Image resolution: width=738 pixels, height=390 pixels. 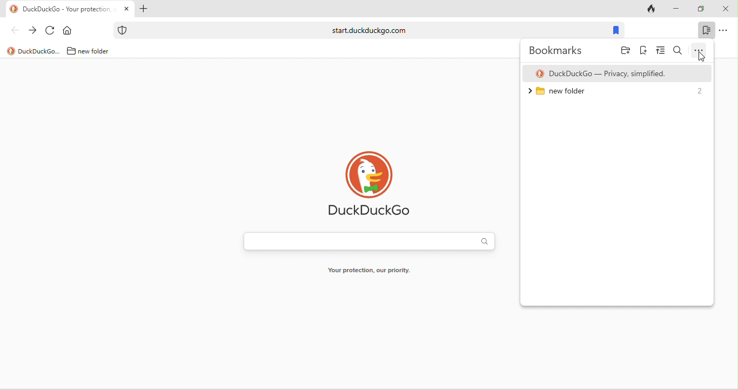 I want to click on bookmark, so click(x=643, y=52).